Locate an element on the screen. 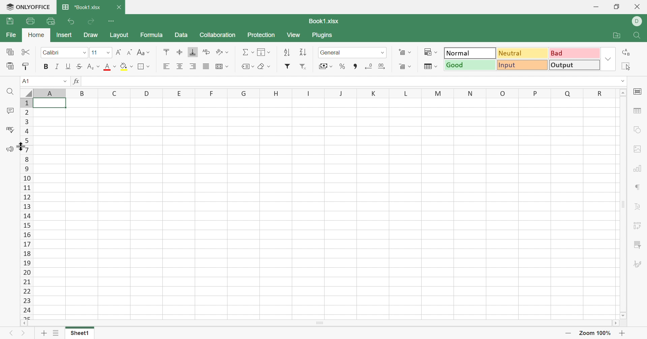 This screenshot has height=339, width=647. Format as table template is located at coordinates (430, 66).